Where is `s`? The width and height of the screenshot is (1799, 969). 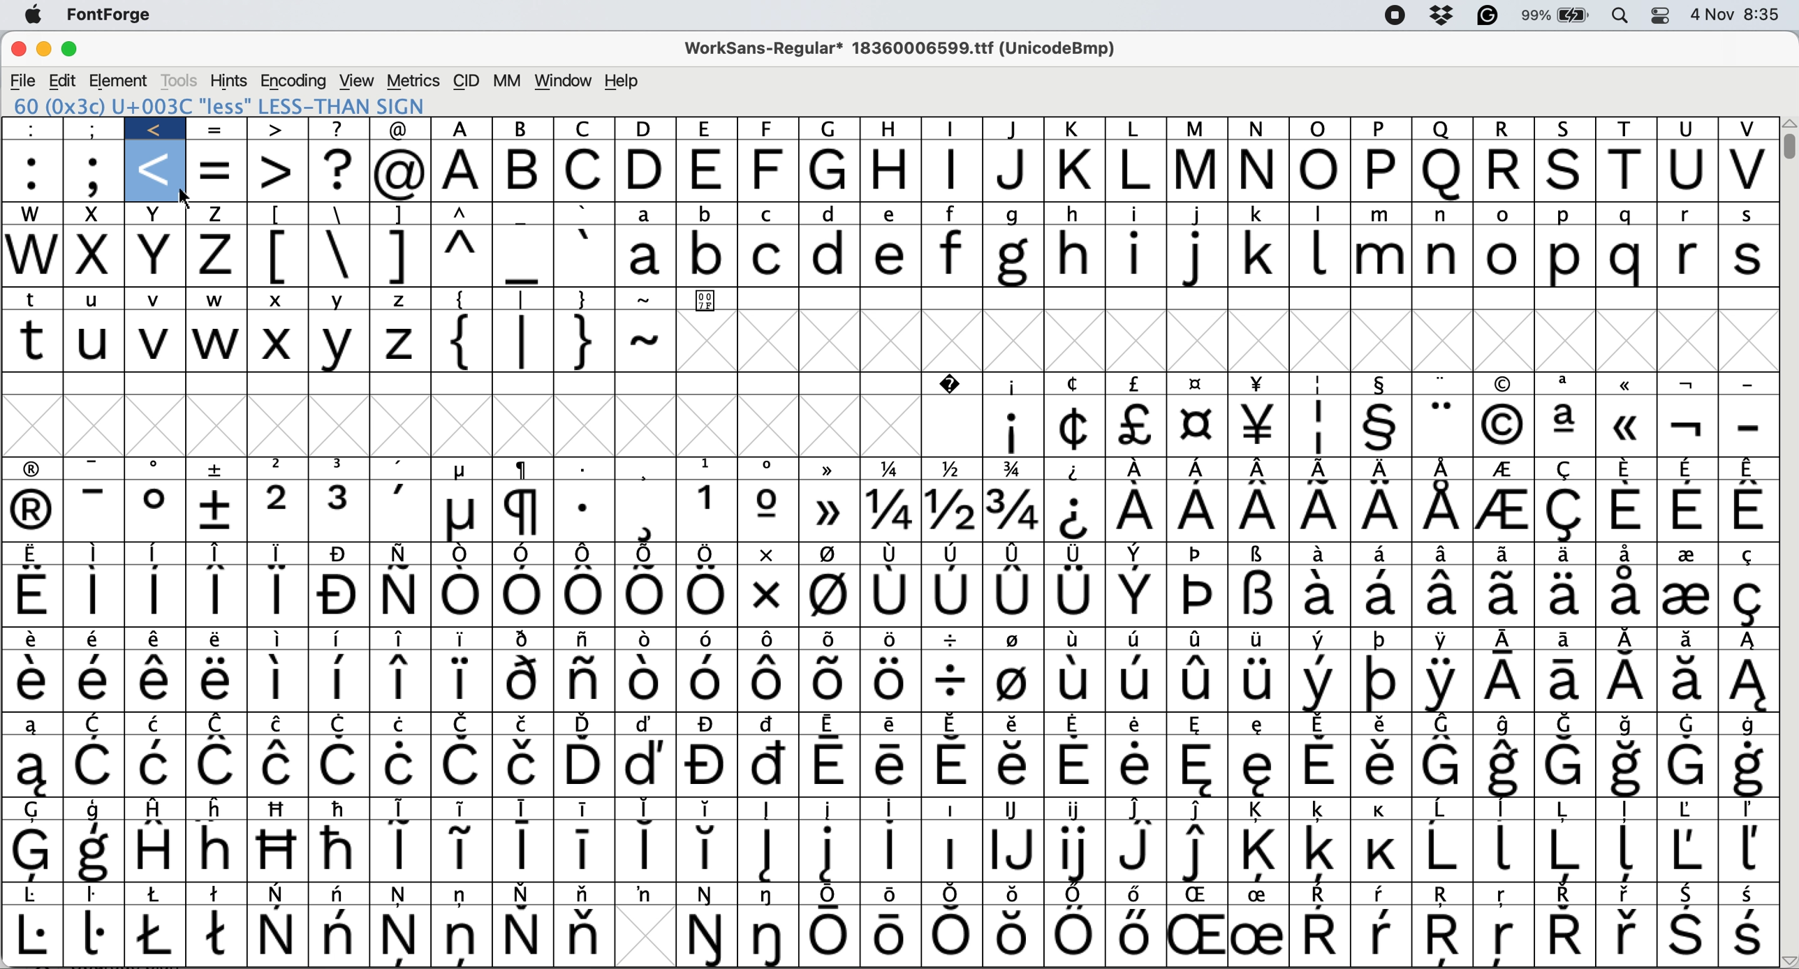
s is located at coordinates (1747, 216).